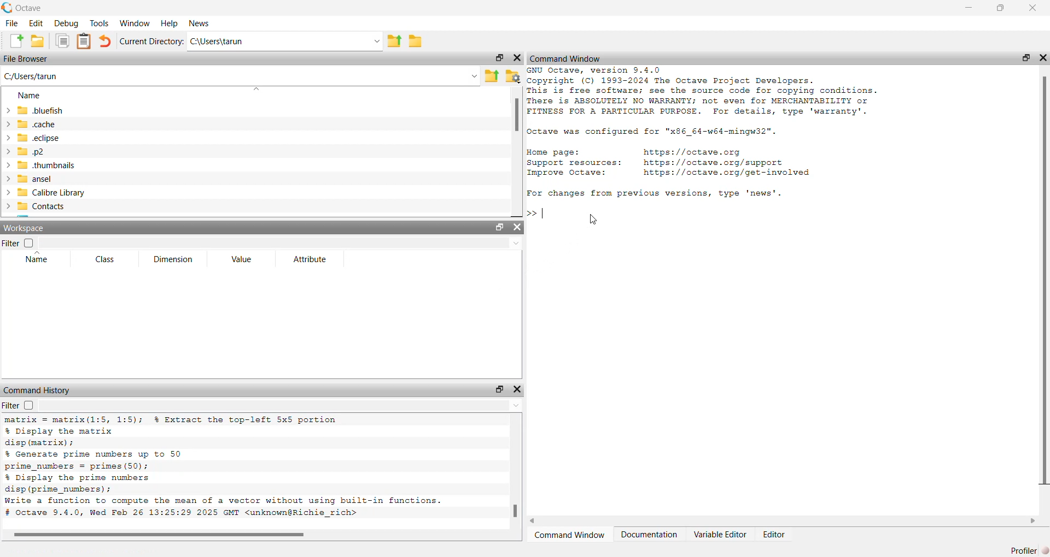 This screenshot has width=1050, height=557. What do you see at coordinates (106, 42) in the screenshot?
I see `undo` at bounding box center [106, 42].